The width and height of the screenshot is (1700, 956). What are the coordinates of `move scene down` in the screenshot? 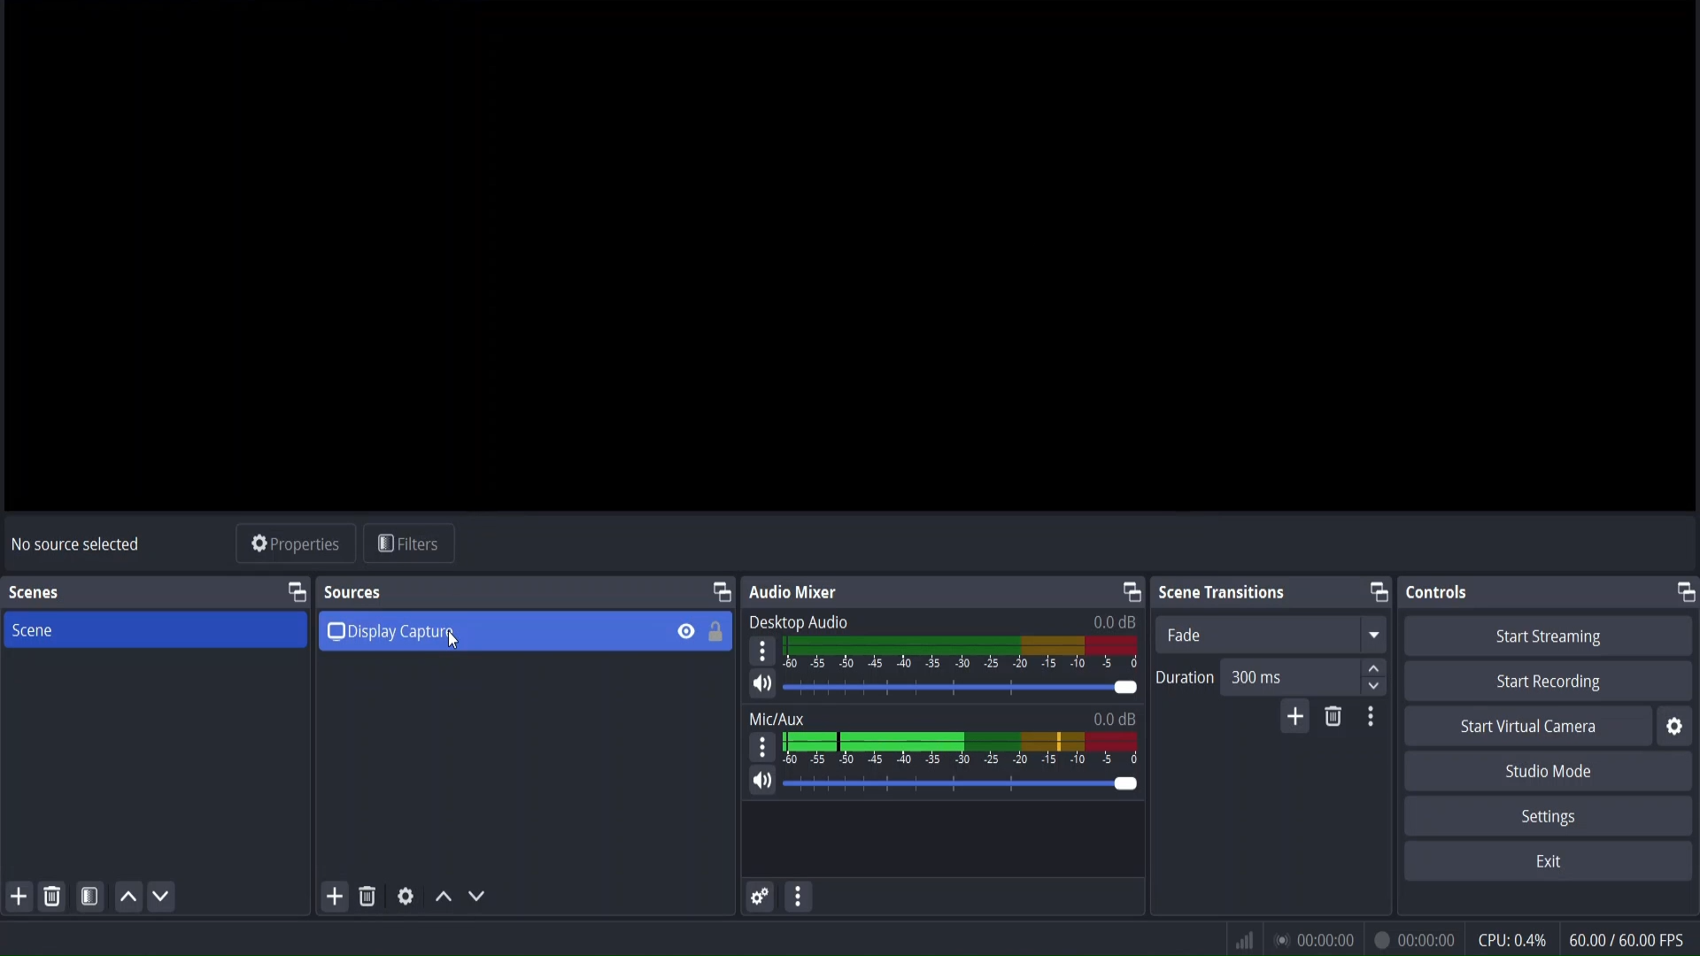 It's located at (162, 898).